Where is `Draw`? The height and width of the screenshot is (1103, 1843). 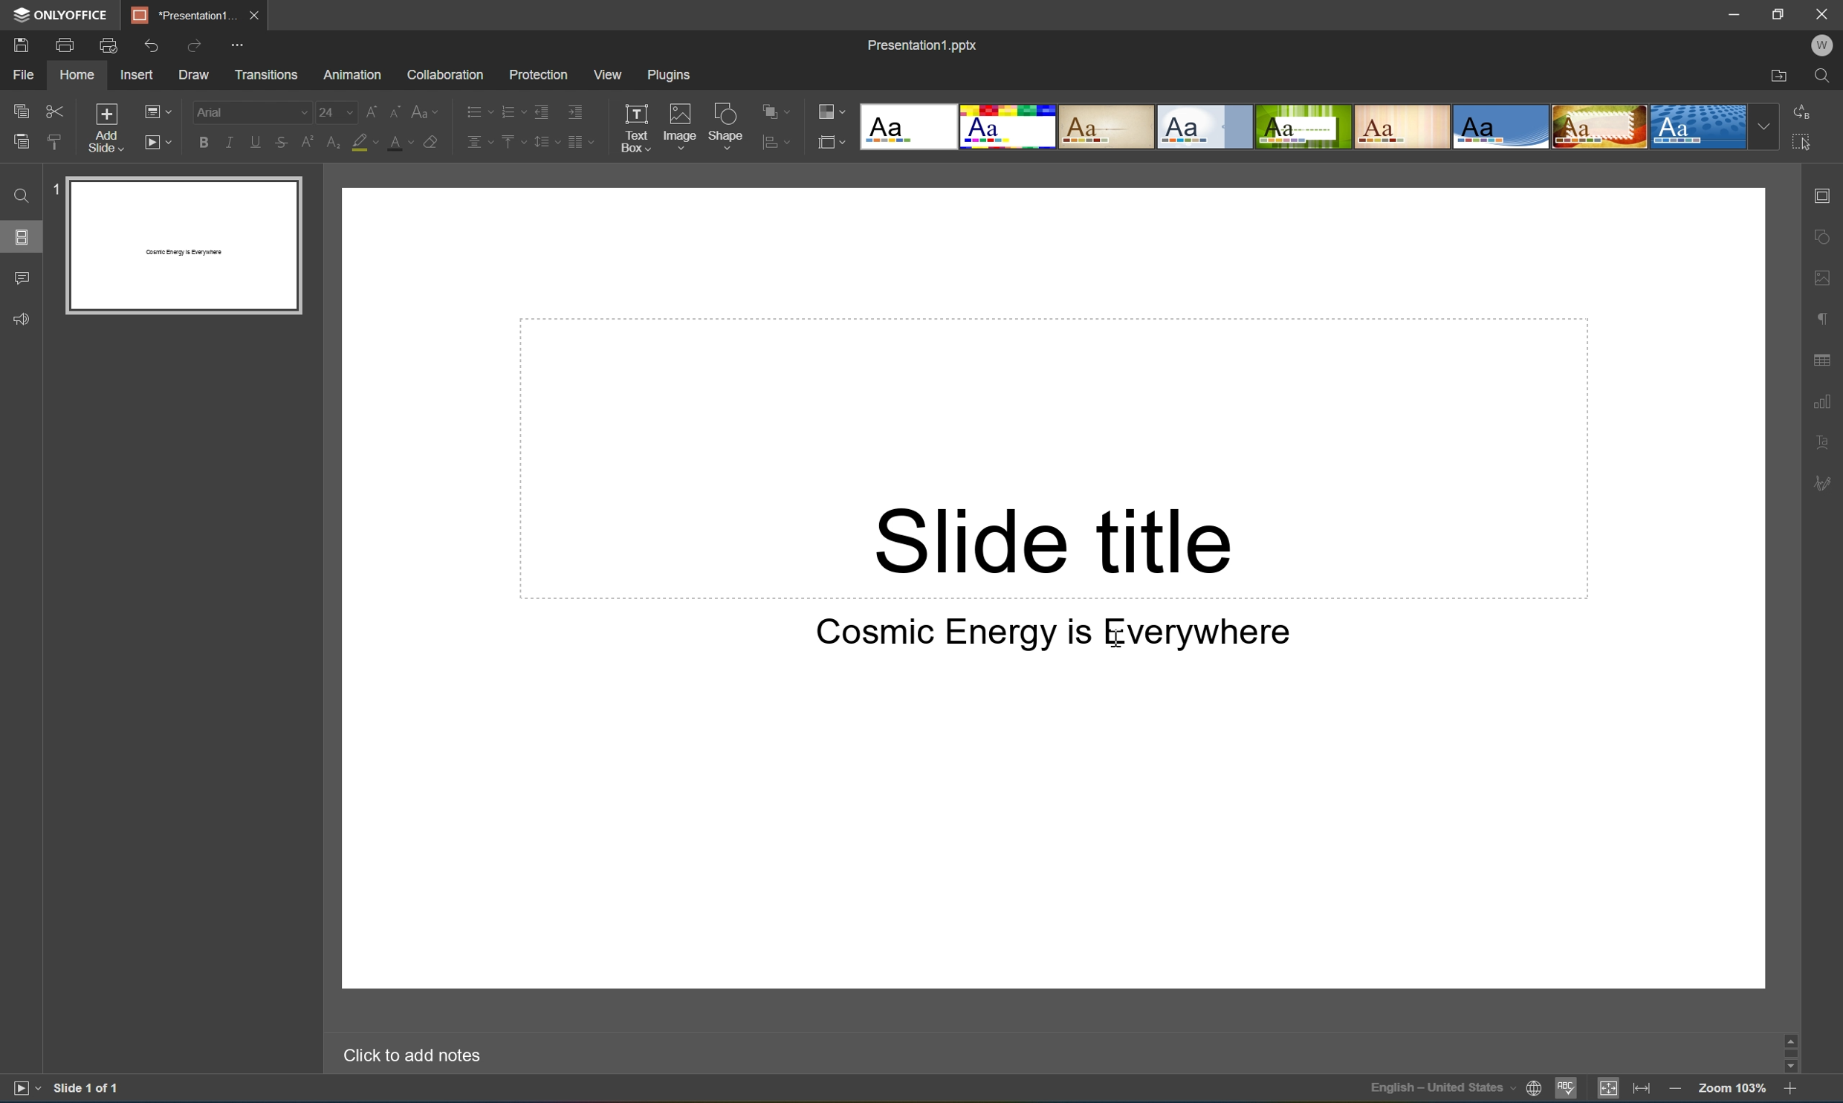 Draw is located at coordinates (194, 74).